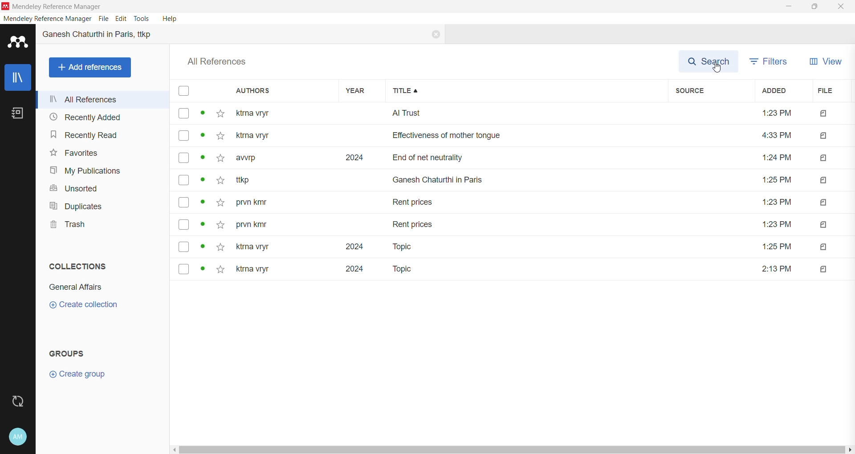 The image size is (855, 454). What do you see at coordinates (202, 225) in the screenshot?
I see `view status` at bounding box center [202, 225].